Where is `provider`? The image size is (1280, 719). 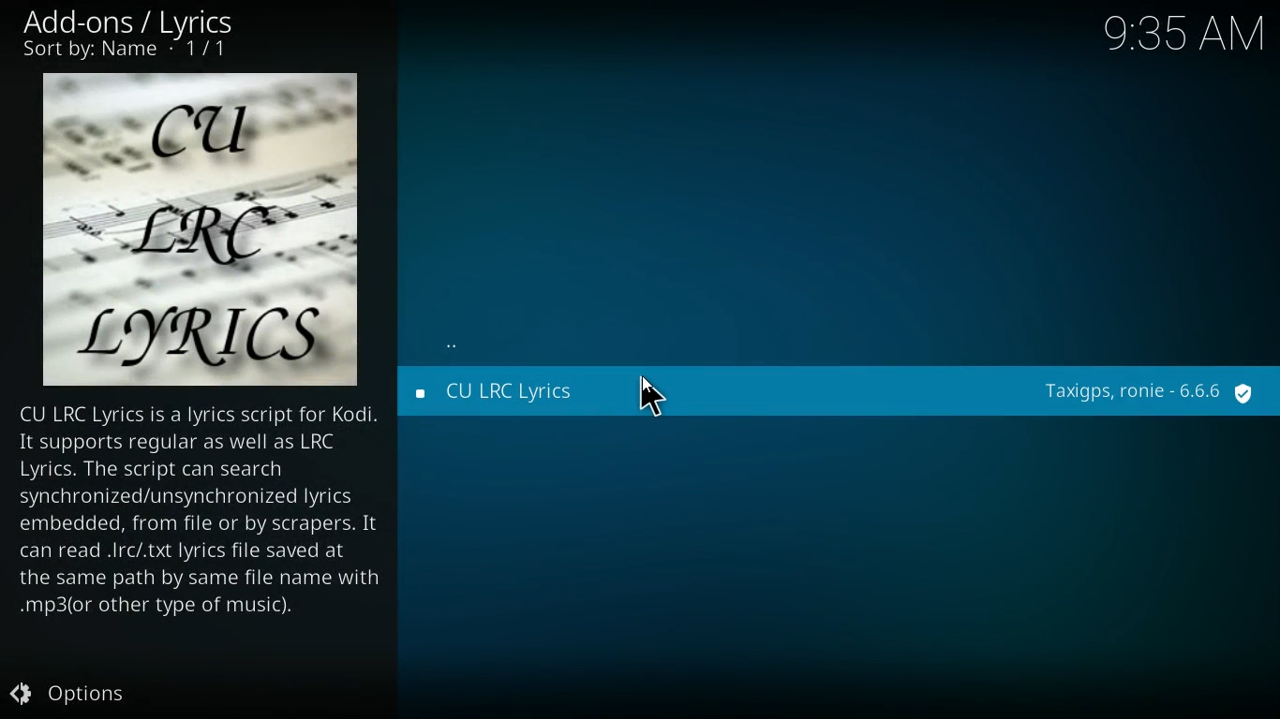
provider is located at coordinates (1149, 393).